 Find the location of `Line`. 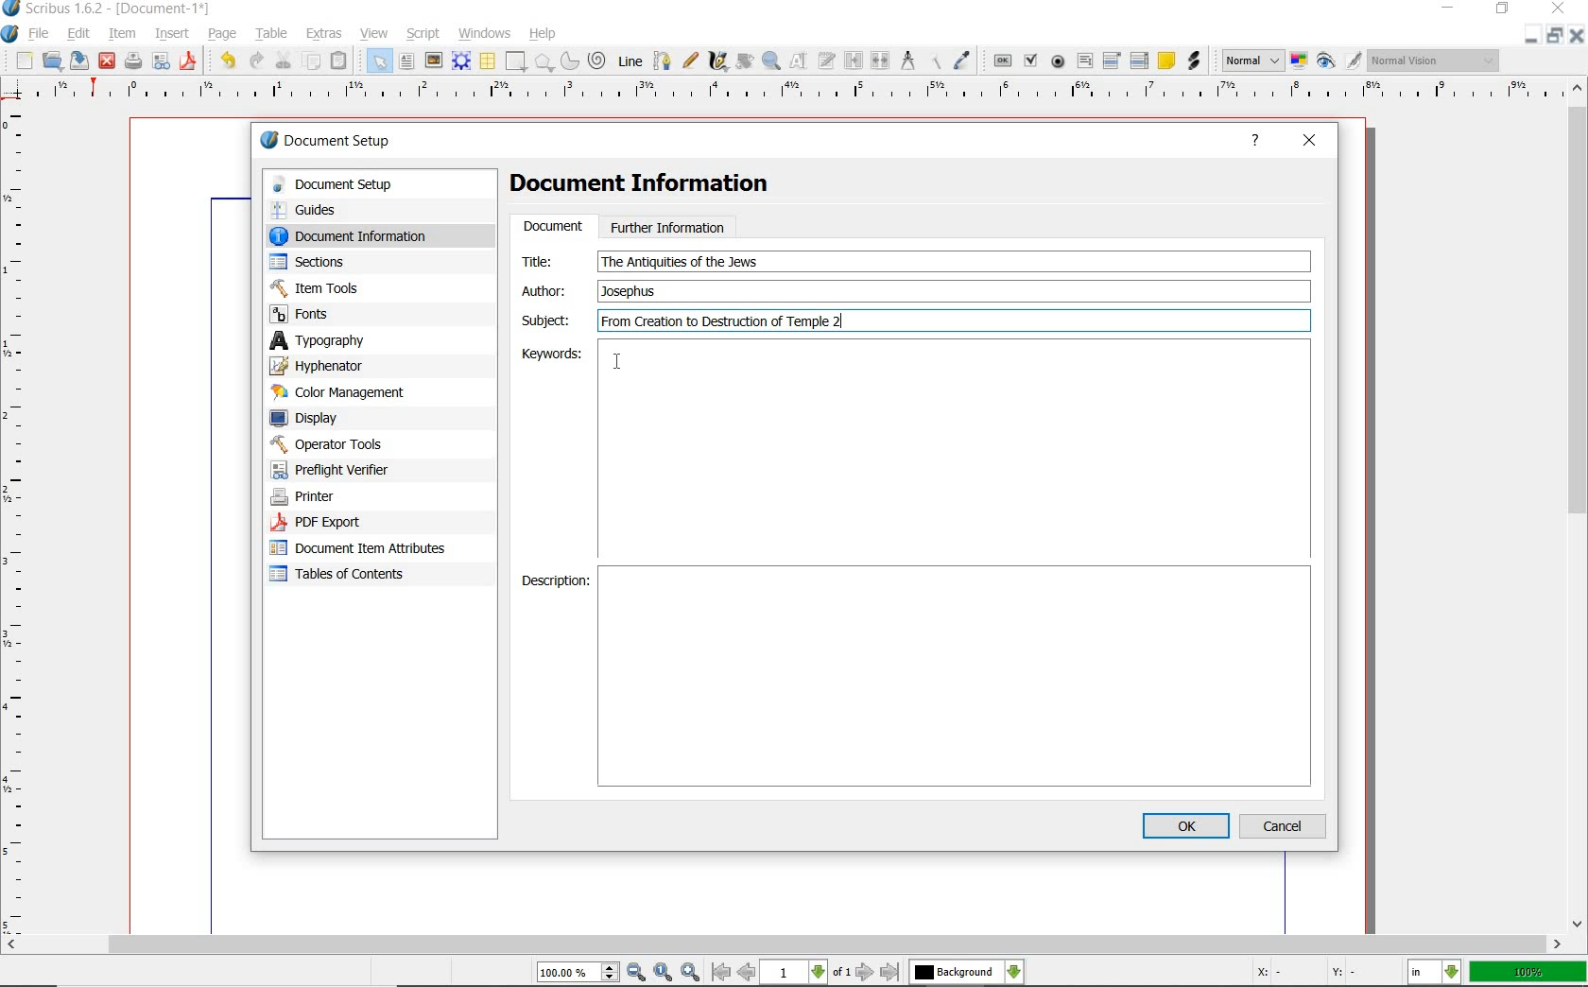

Line is located at coordinates (630, 61).